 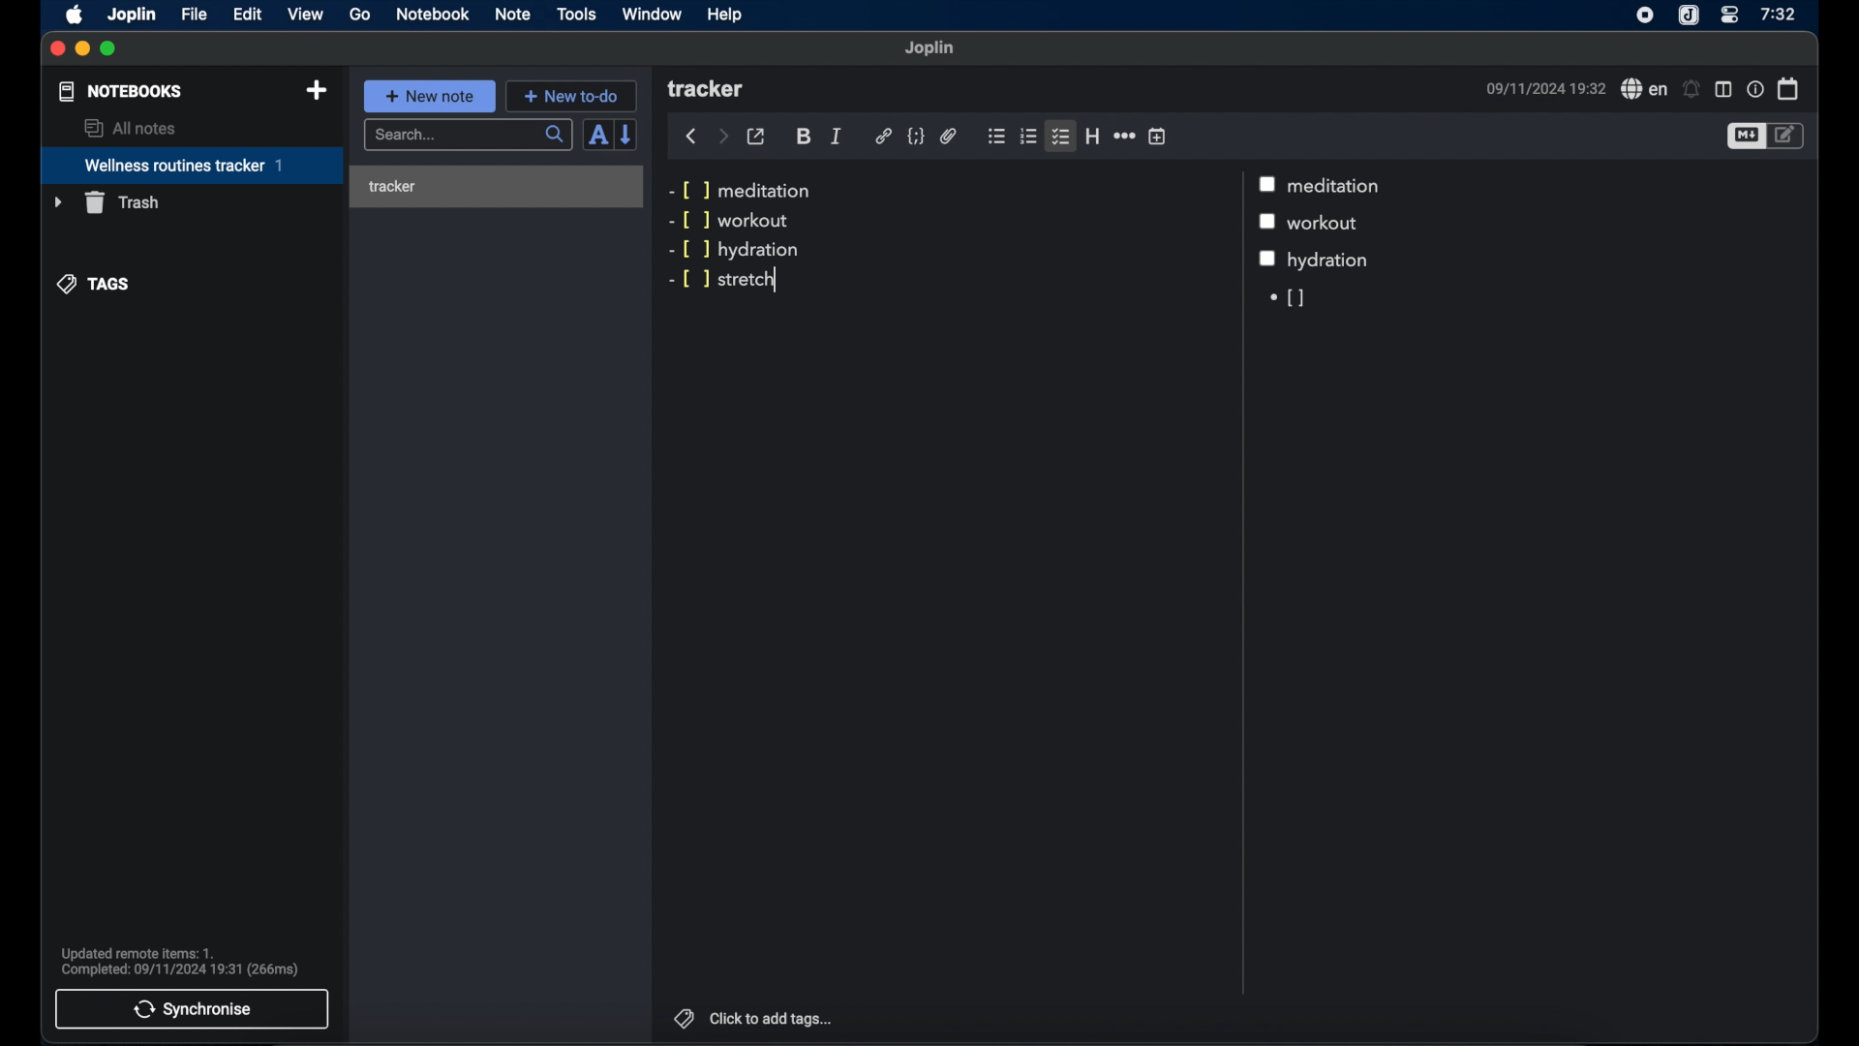 What do you see at coordinates (1029, 137) in the screenshot?
I see `numbered list` at bounding box center [1029, 137].